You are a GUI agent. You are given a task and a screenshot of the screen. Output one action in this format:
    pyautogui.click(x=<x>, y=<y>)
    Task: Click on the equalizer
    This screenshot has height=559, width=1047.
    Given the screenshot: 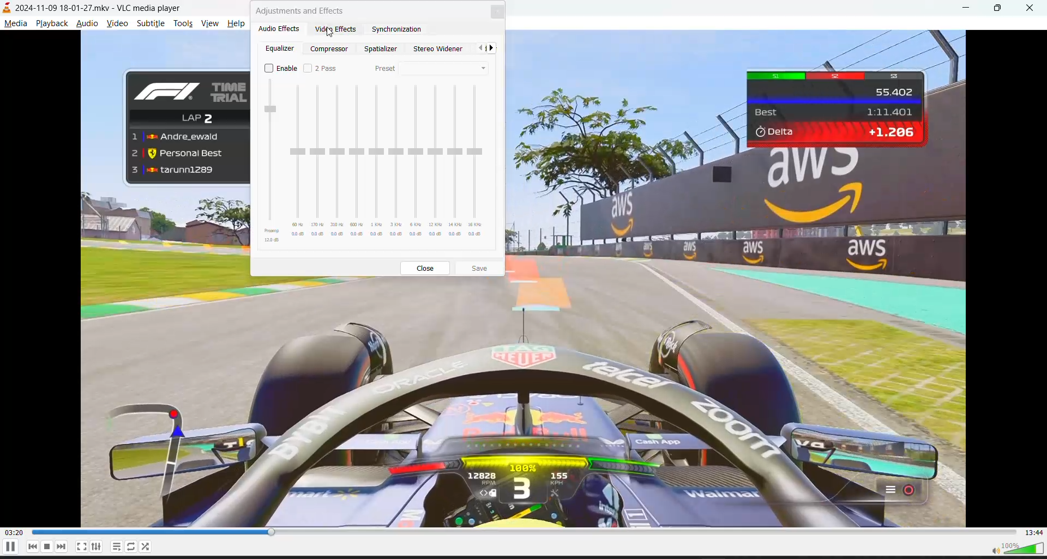 What is the action you would take?
    pyautogui.click(x=279, y=48)
    